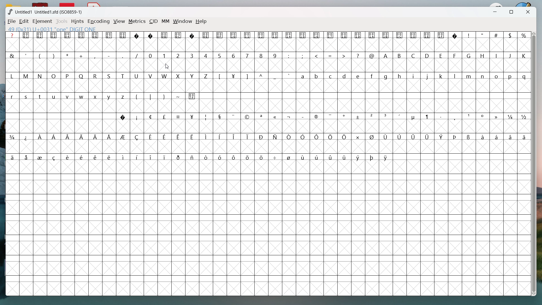  I want to click on symbol, so click(27, 137).